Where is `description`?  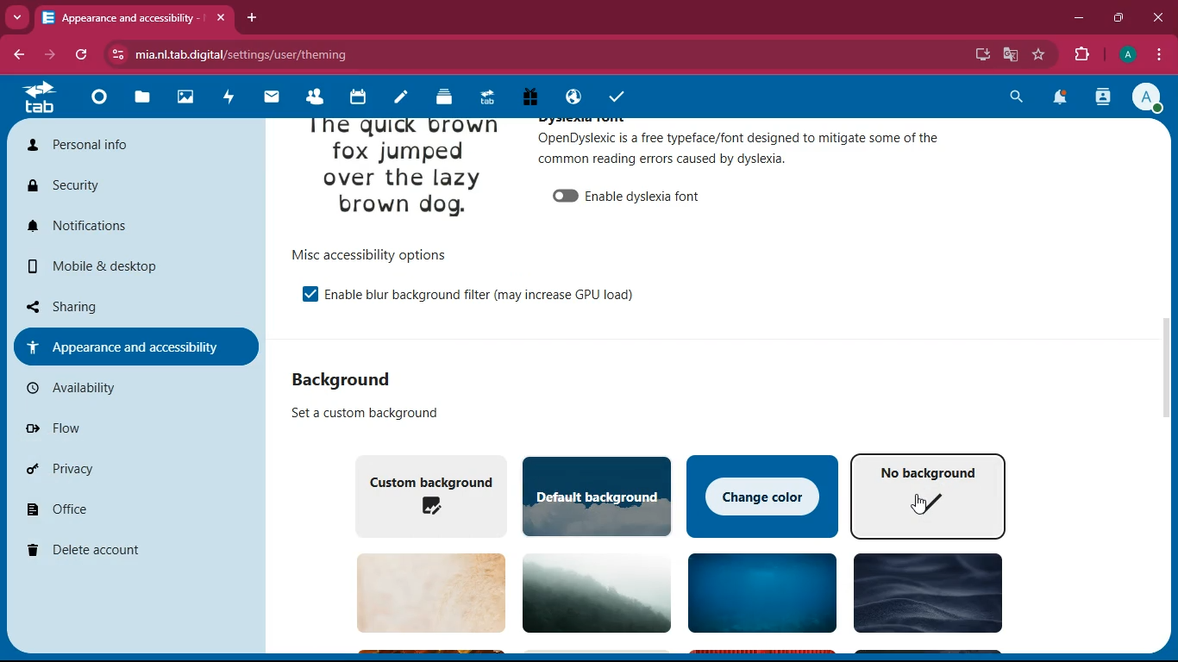 description is located at coordinates (741, 147).